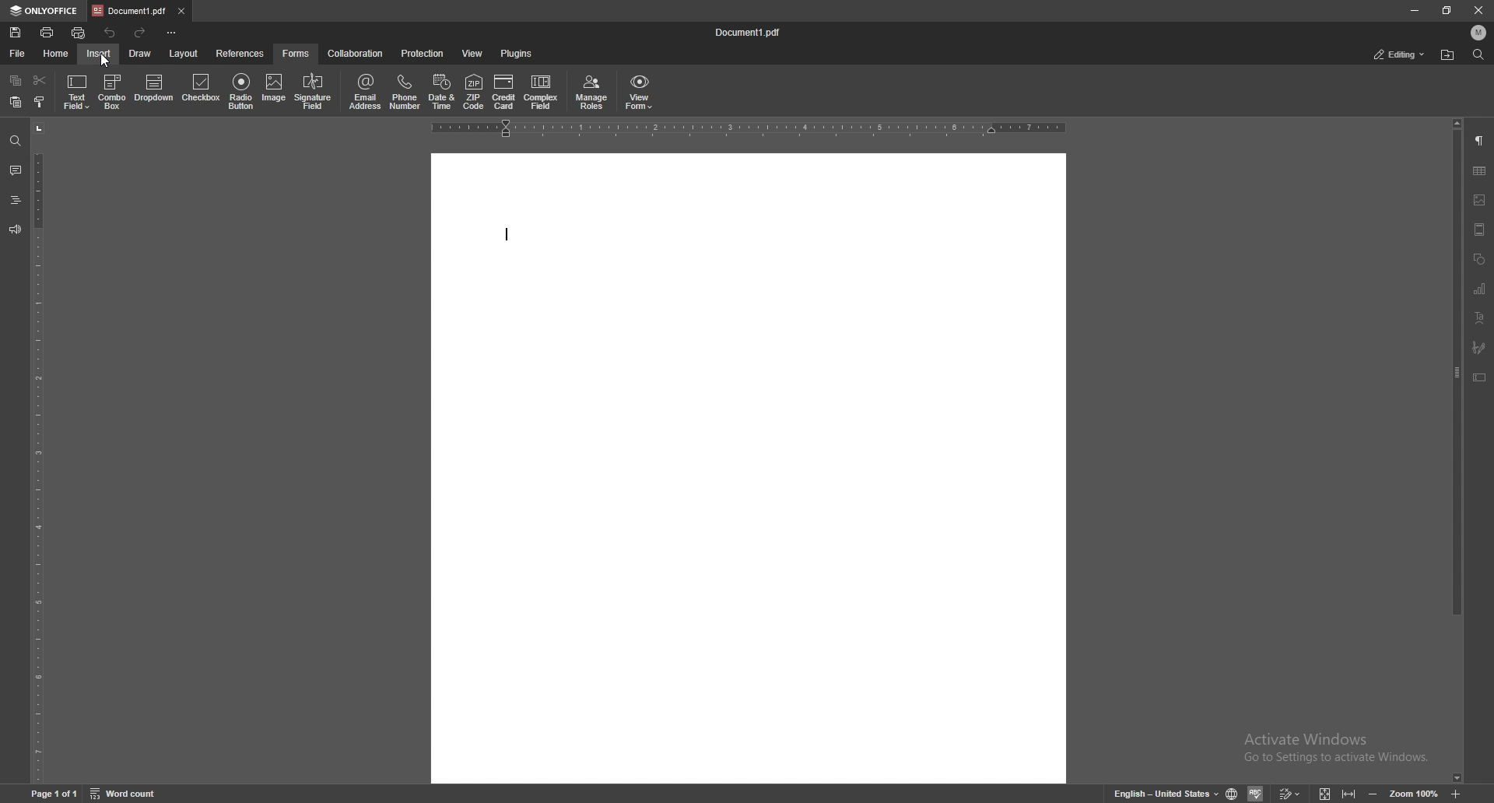  What do you see at coordinates (124, 794) in the screenshot?
I see `word count` at bounding box center [124, 794].